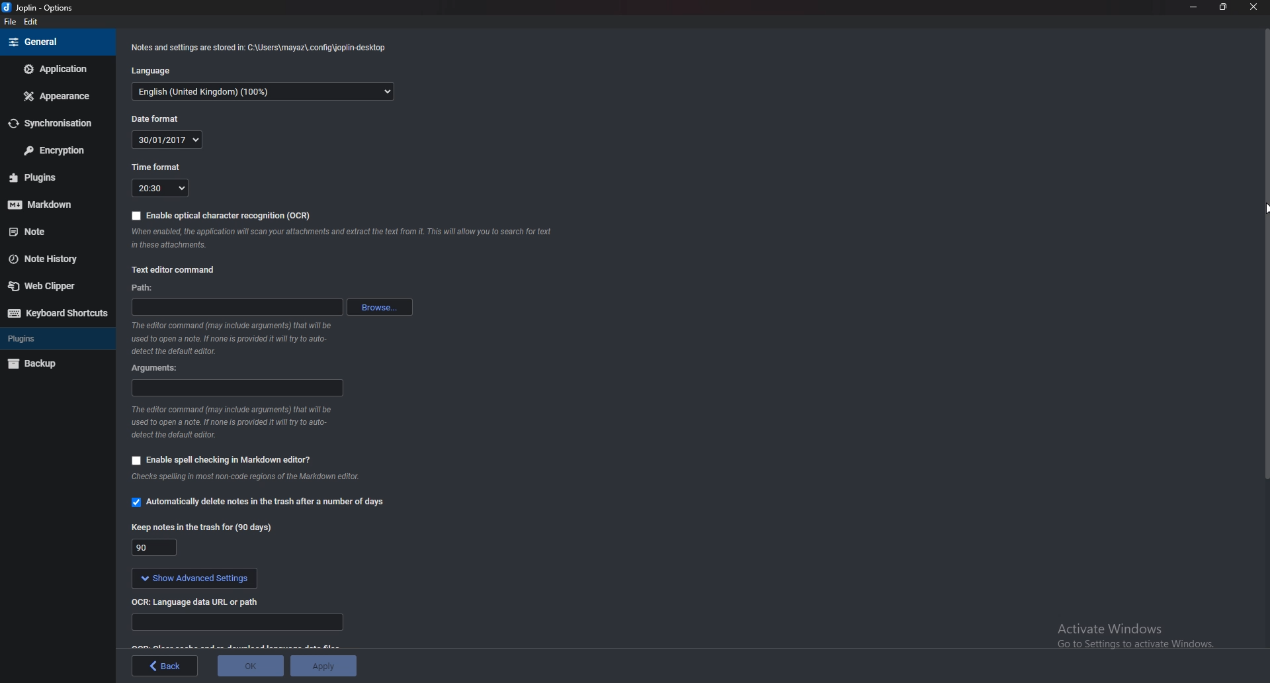  I want to click on Info, so click(262, 48).